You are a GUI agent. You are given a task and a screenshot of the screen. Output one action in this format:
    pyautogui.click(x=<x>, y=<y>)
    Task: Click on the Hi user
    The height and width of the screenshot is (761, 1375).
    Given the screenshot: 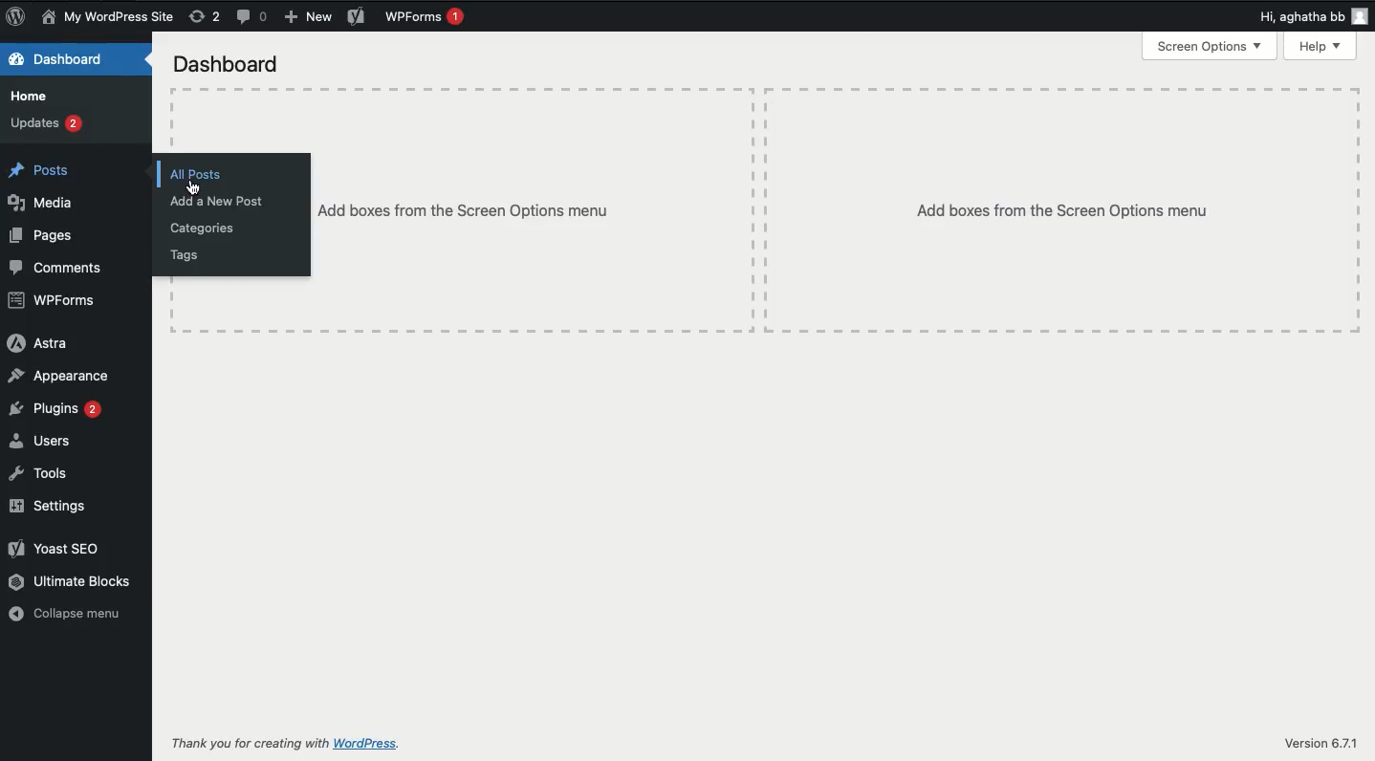 What is the action you would take?
    pyautogui.click(x=1313, y=16)
    